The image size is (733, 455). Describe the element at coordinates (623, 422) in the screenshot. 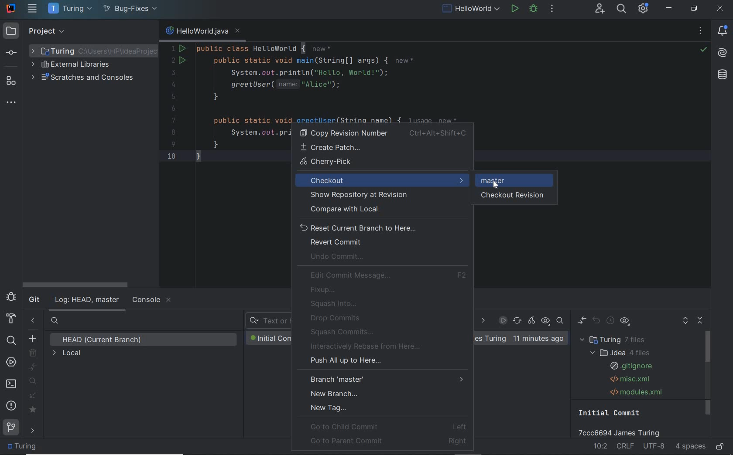

I see `Commit name` at that location.